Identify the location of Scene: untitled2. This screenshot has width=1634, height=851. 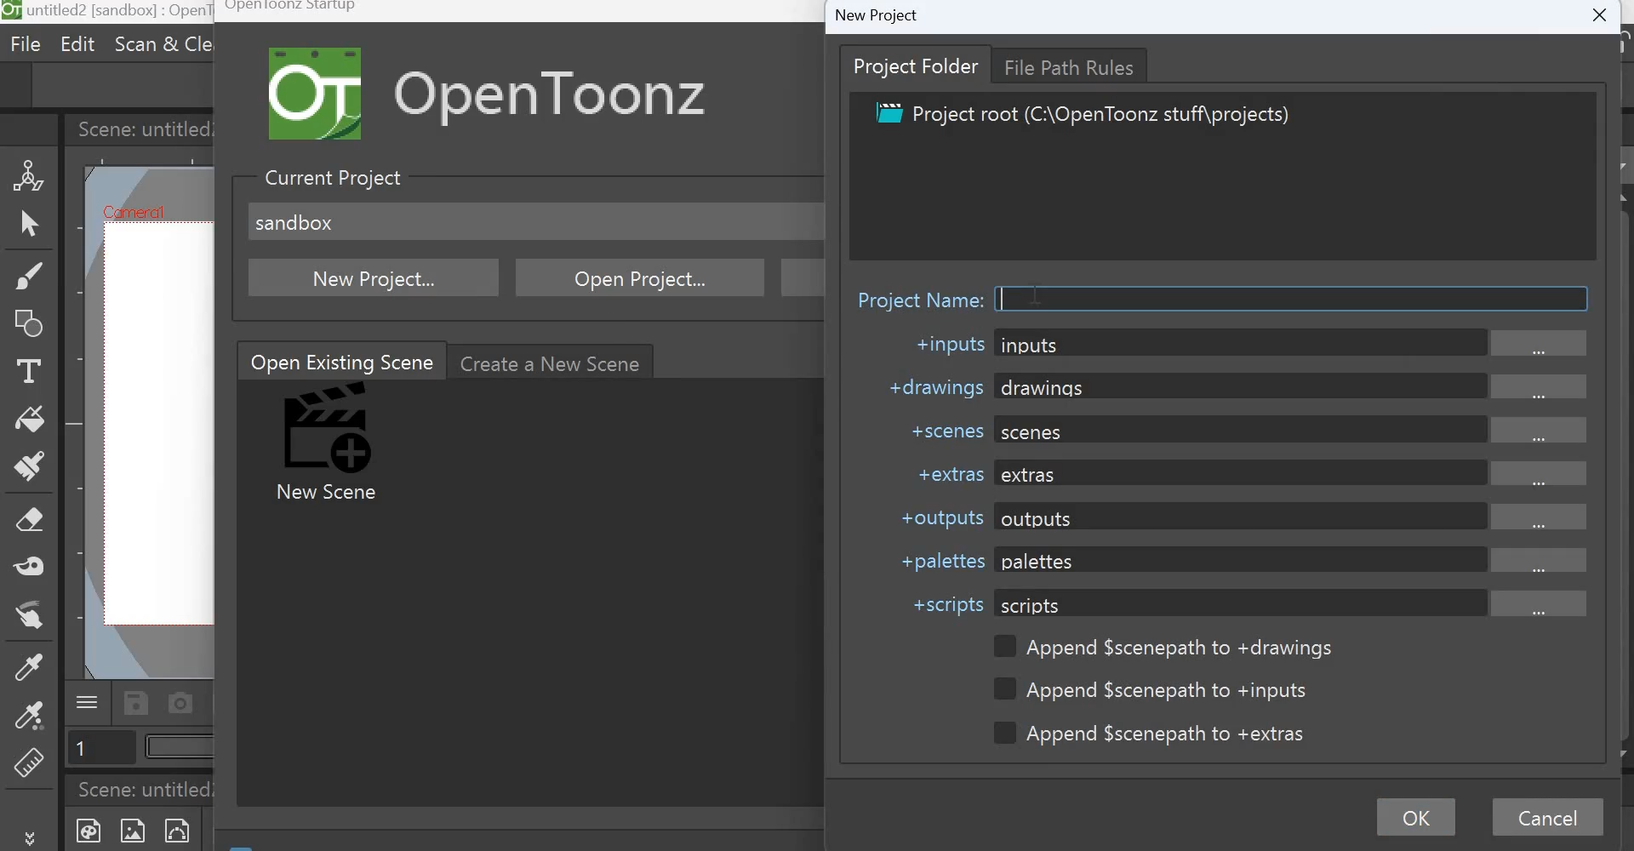
(150, 790).